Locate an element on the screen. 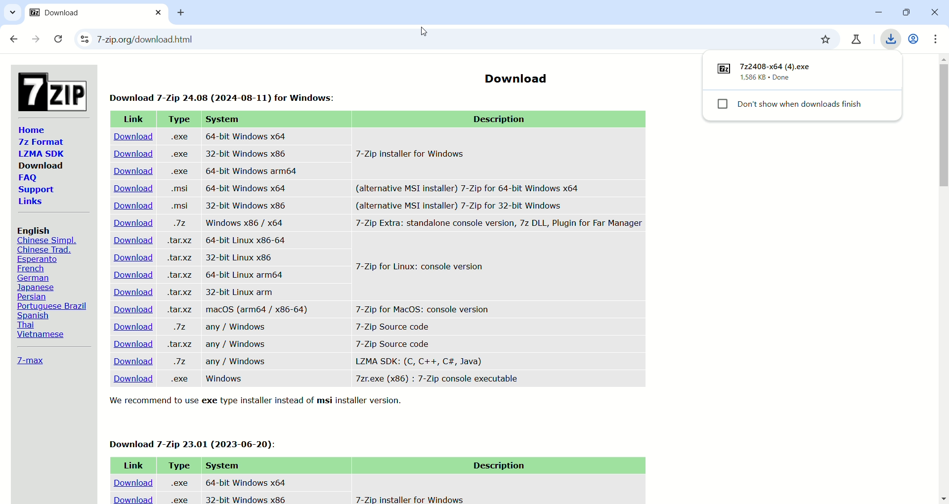  any / Windows is located at coordinates (241, 328).